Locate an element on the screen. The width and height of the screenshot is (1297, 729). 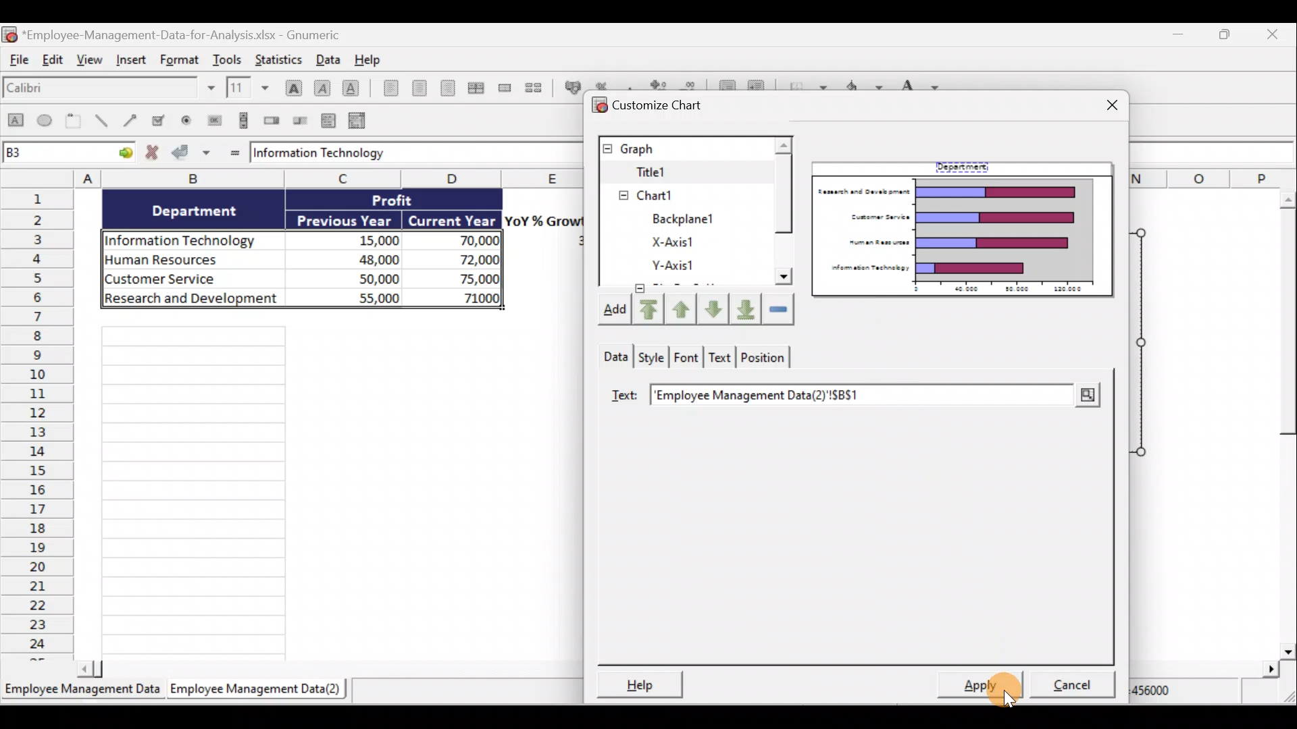
Bold is located at coordinates (292, 87).